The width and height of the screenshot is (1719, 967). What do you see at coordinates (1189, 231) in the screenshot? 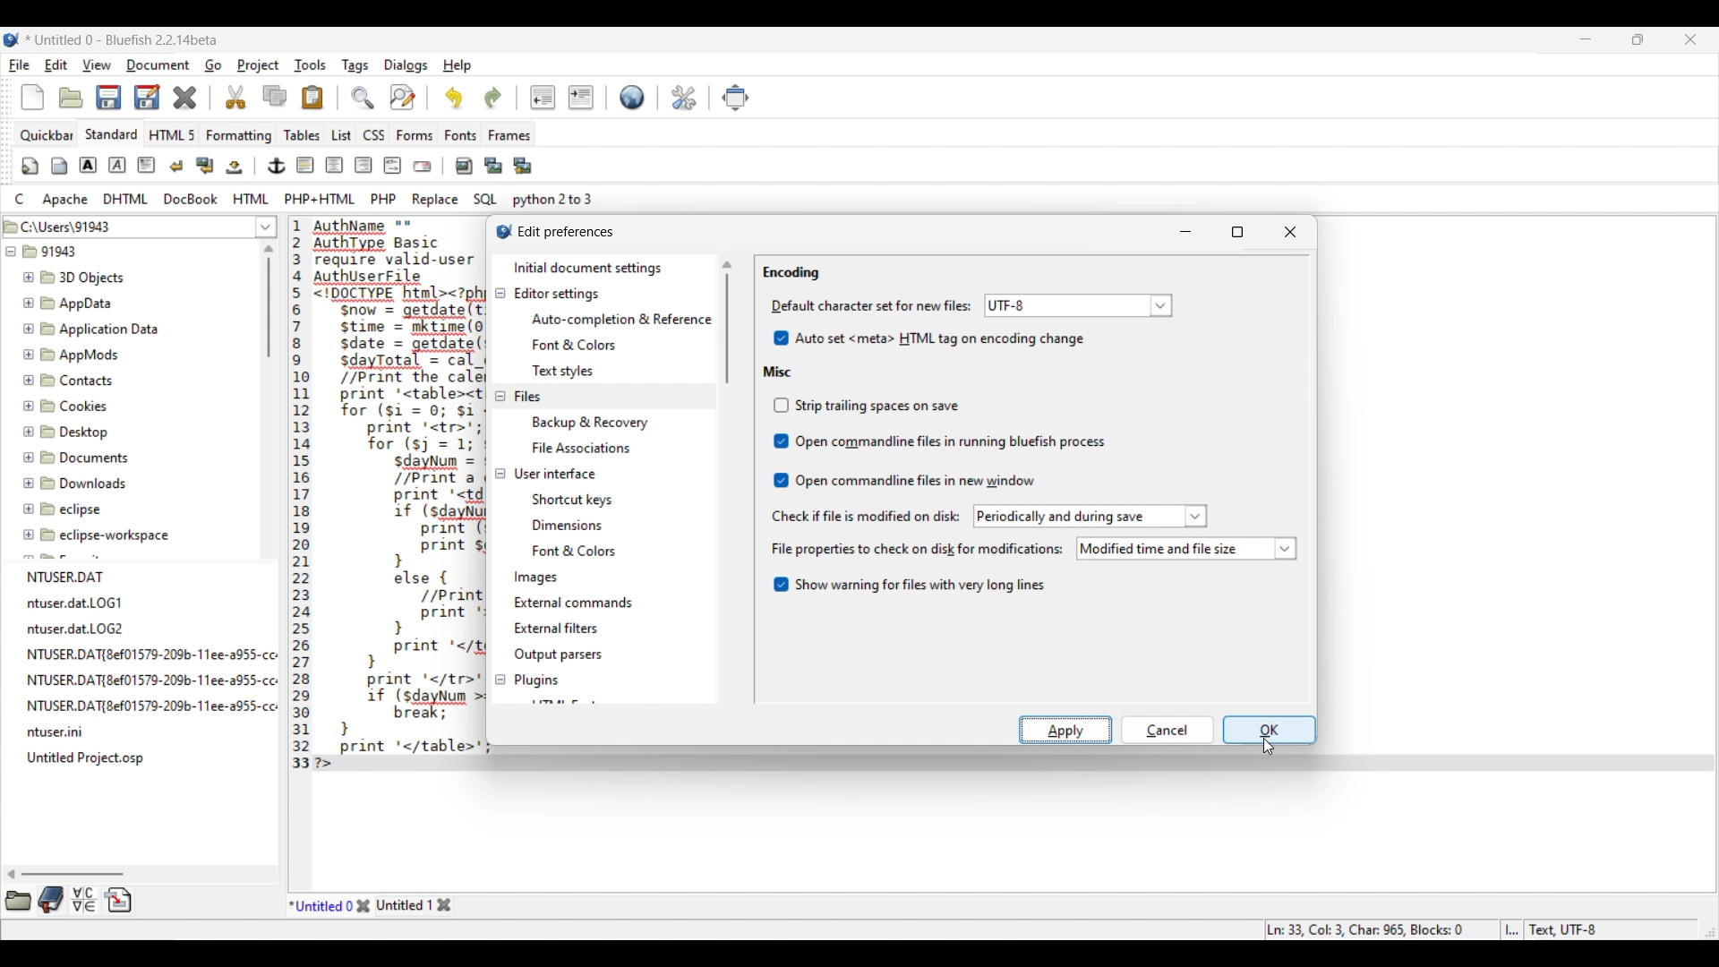
I see `Minimize` at bounding box center [1189, 231].